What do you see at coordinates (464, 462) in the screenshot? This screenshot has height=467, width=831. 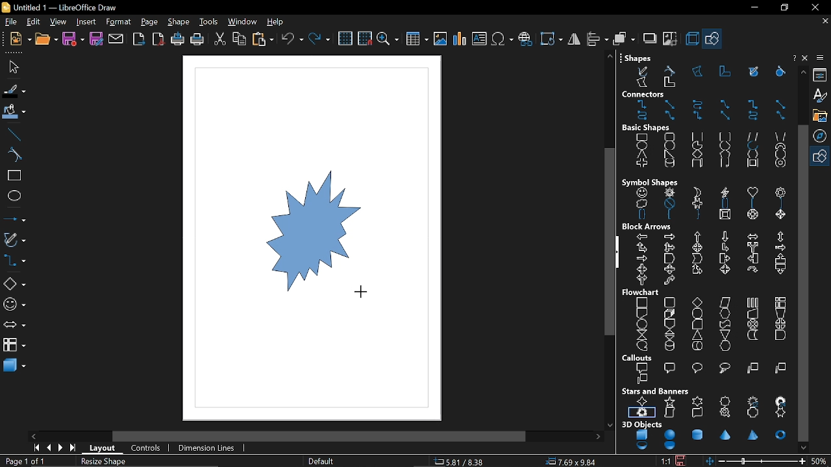 I see `co-ordinate` at bounding box center [464, 462].